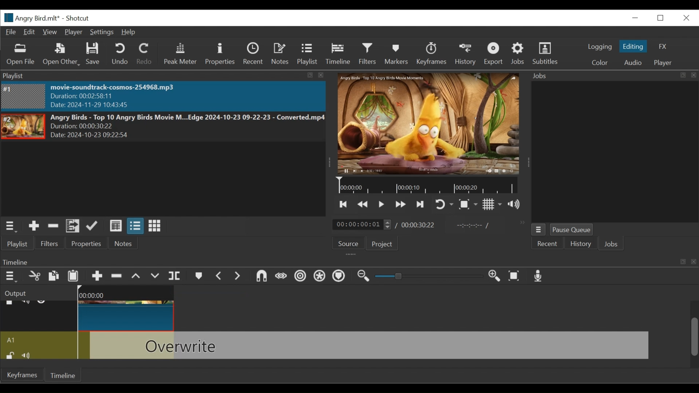 The image size is (699, 393). I want to click on Source, so click(349, 244).